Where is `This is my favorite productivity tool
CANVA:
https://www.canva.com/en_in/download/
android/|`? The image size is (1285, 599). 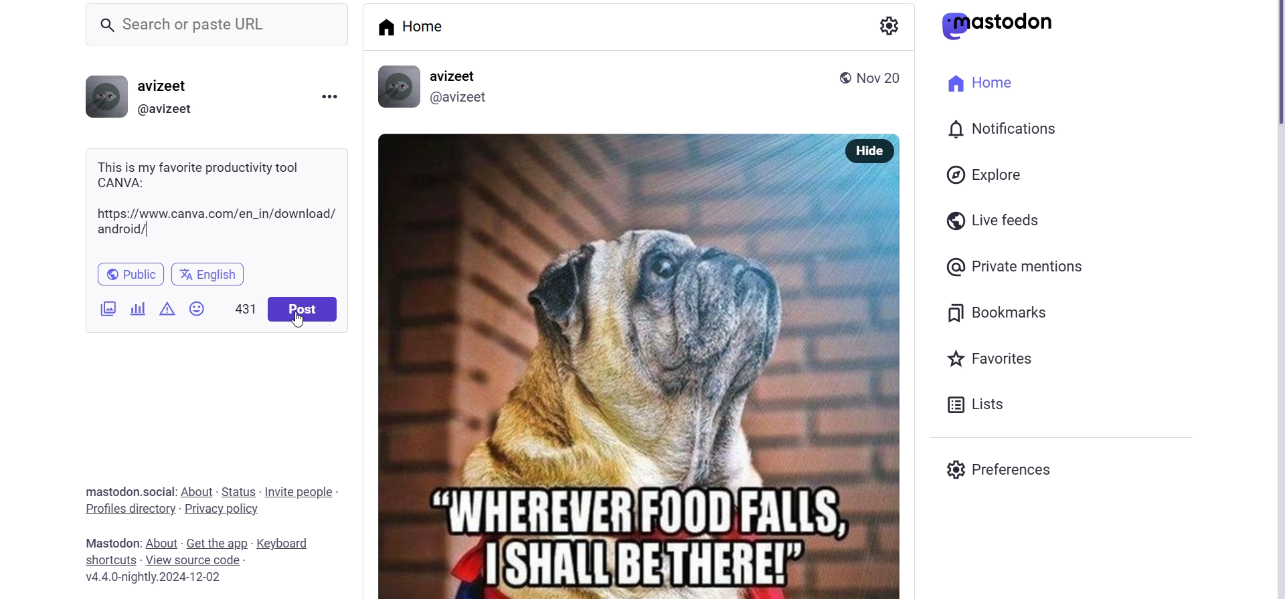
This is my favorite productivity tool
CANVA:
https://www.canva.com/en_in/download/
android/| is located at coordinates (216, 197).